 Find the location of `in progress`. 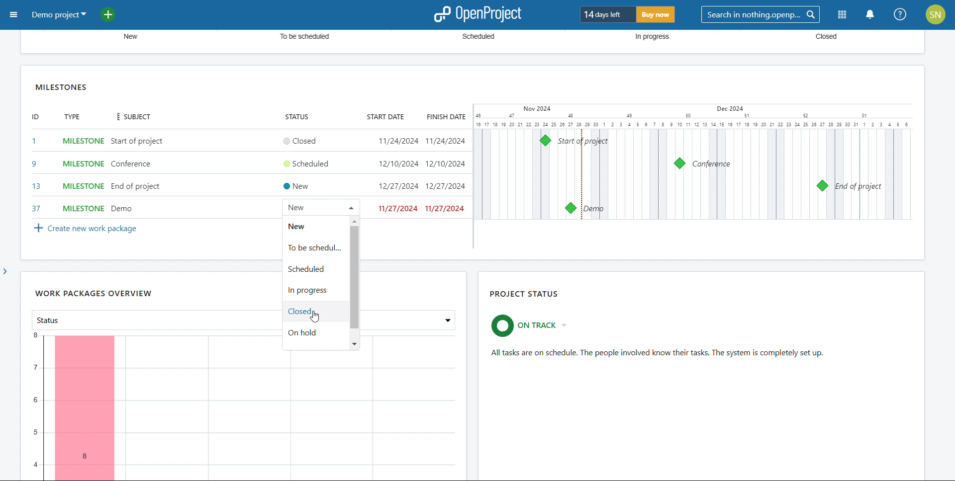

in progress is located at coordinates (314, 290).